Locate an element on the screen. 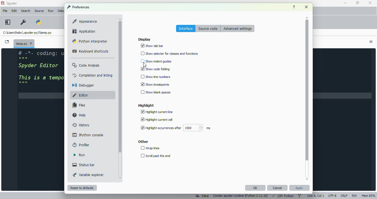  options is located at coordinates (371, 42).